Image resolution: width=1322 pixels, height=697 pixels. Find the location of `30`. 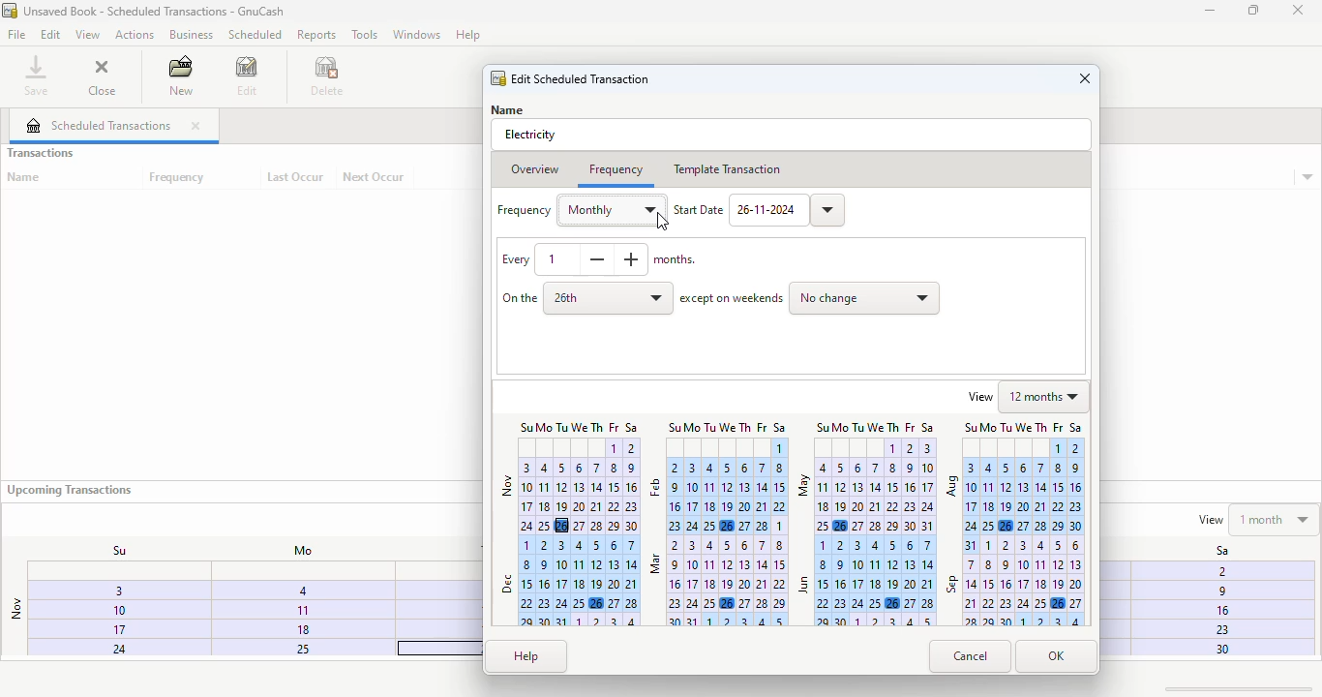

30 is located at coordinates (1219, 650).